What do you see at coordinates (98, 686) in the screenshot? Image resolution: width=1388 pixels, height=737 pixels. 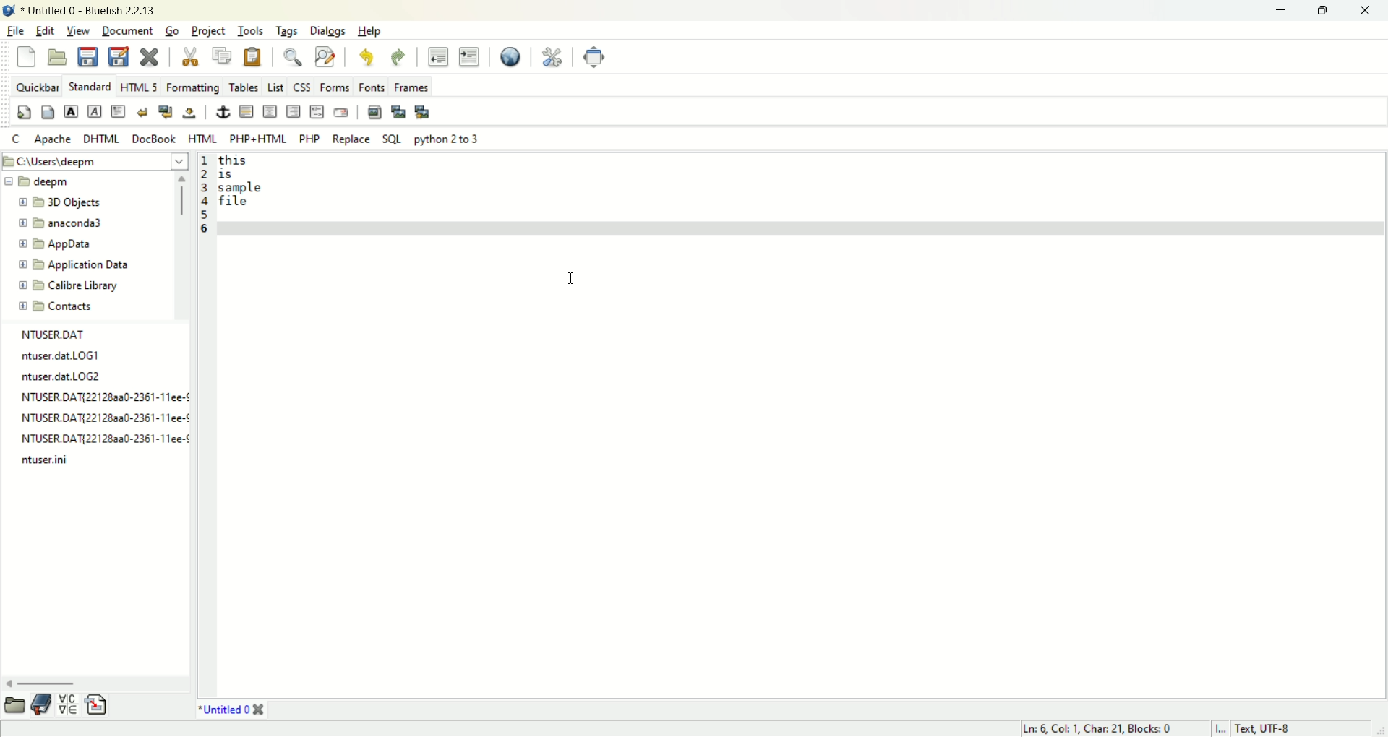 I see `horizontal scroll bar` at bounding box center [98, 686].